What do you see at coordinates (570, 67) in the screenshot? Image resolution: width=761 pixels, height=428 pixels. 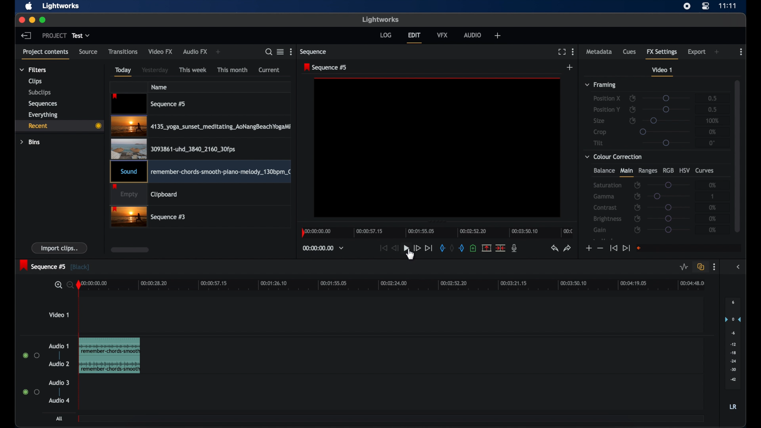 I see `add` at bounding box center [570, 67].